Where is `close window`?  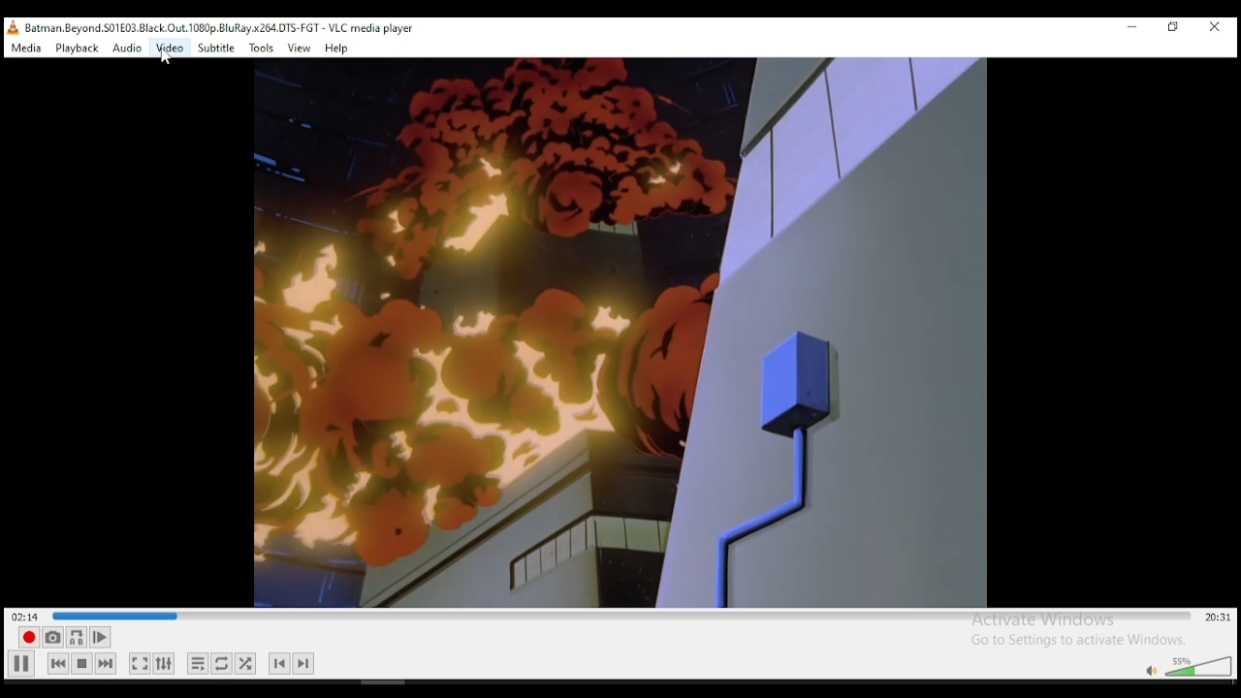
close window is located at coordinates (1218, 32).